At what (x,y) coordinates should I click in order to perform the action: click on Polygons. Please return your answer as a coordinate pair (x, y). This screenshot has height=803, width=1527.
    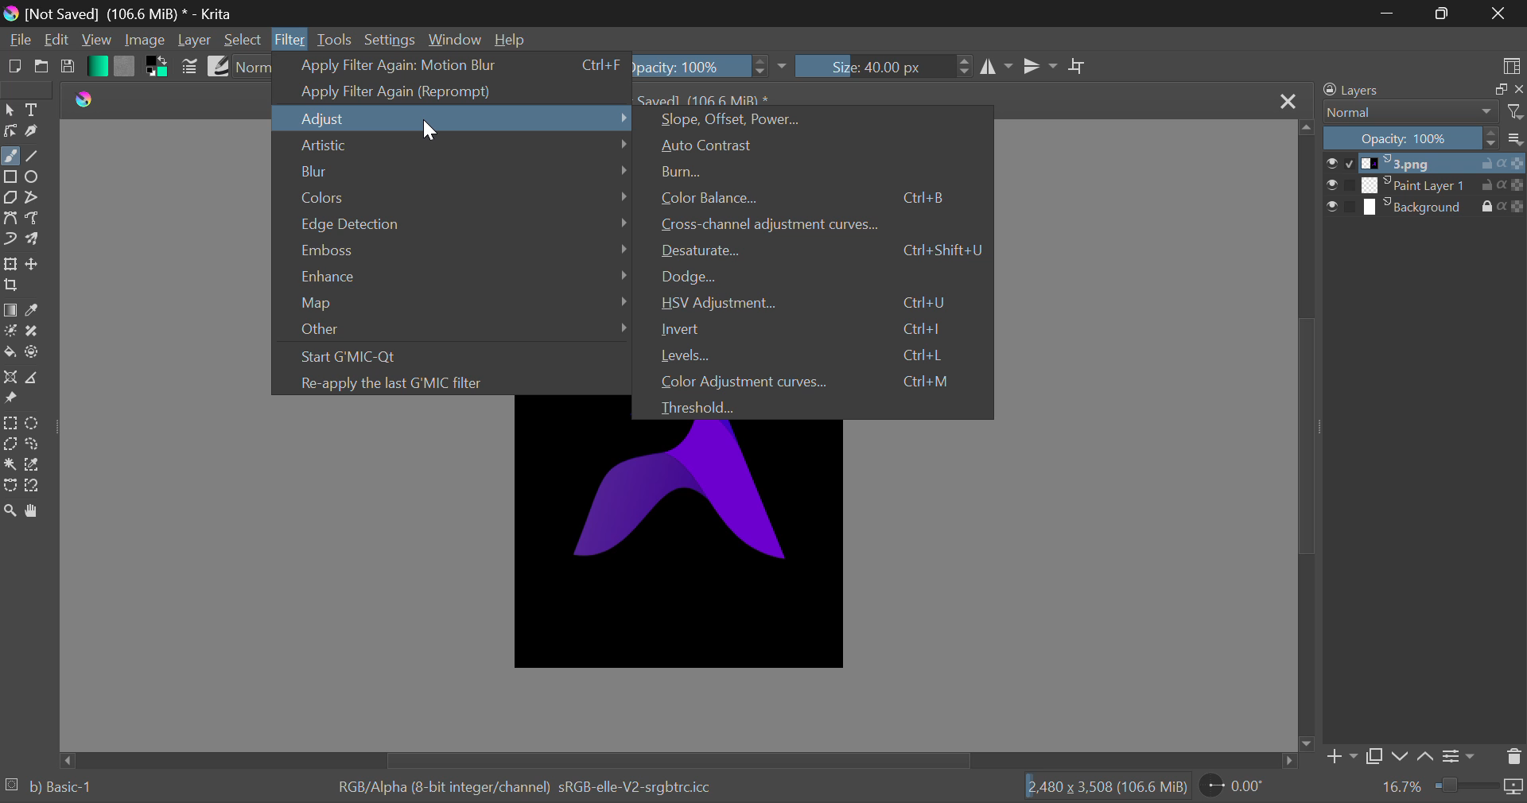
    Looking at the image, I should click on (10, 199).